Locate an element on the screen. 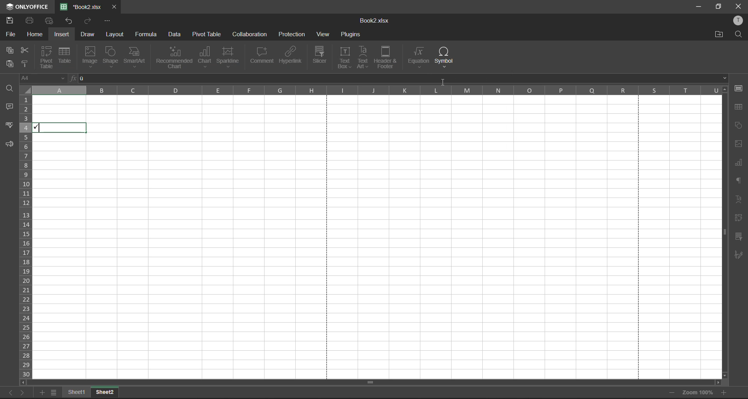 The width and height of the screenshot is (748, 399). ONLYOFFICE is located at coordinates (35, 7).